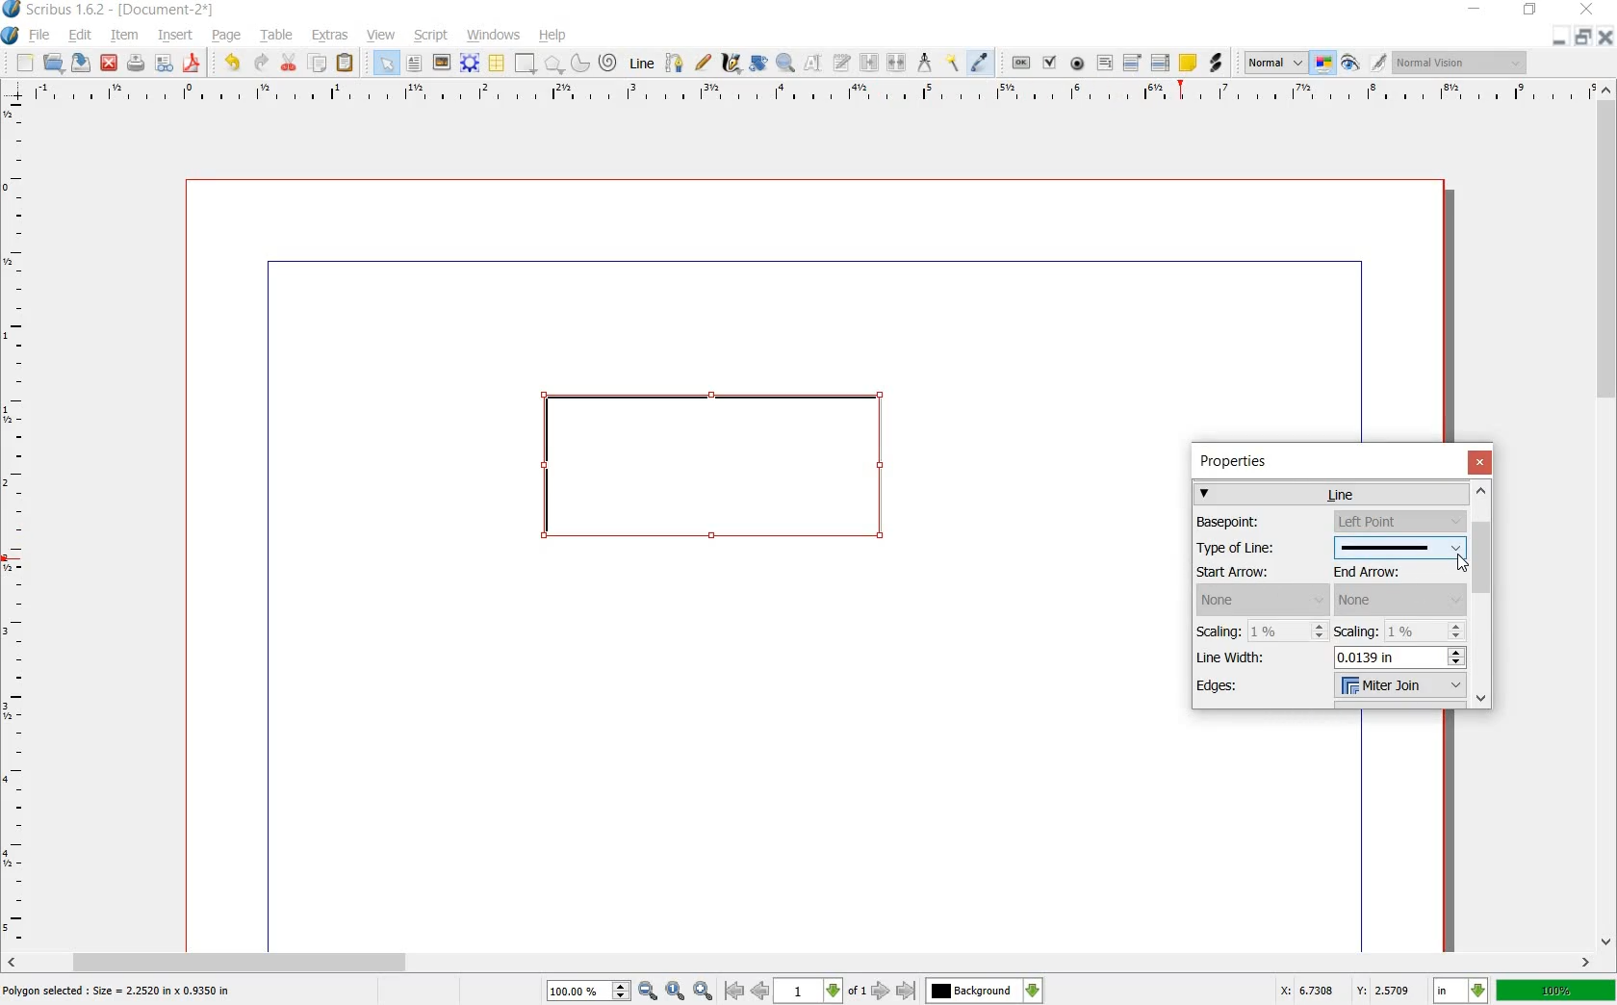  What do you see at coordinates (1262, 600) in the screenshot?
I see `none` at bounding box center [1262, 600].